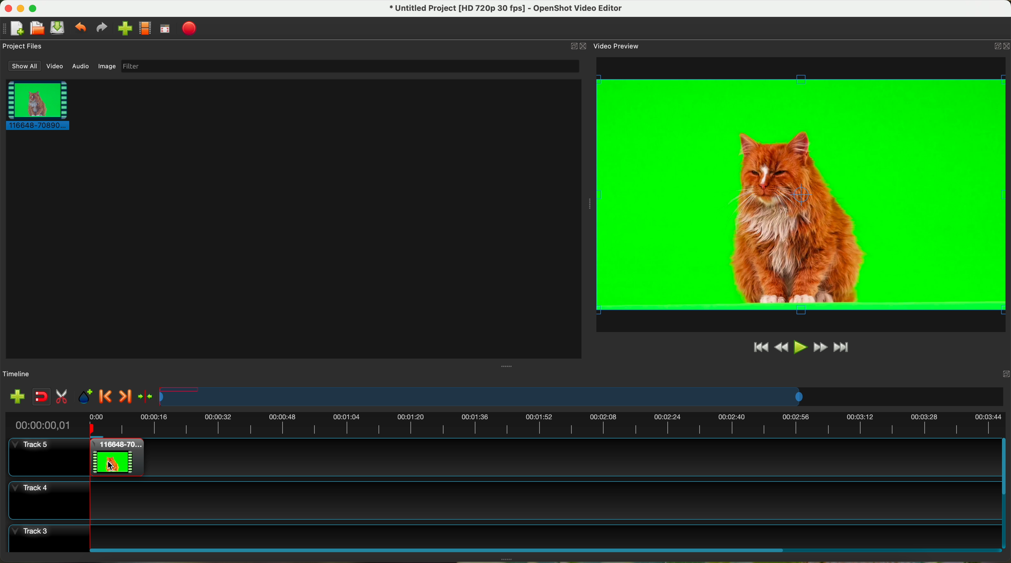 The height and width of the screenshot is (563, 1011). Describe the element at coordinates (189, 29) in the screenshot. I see `export video` at that location.